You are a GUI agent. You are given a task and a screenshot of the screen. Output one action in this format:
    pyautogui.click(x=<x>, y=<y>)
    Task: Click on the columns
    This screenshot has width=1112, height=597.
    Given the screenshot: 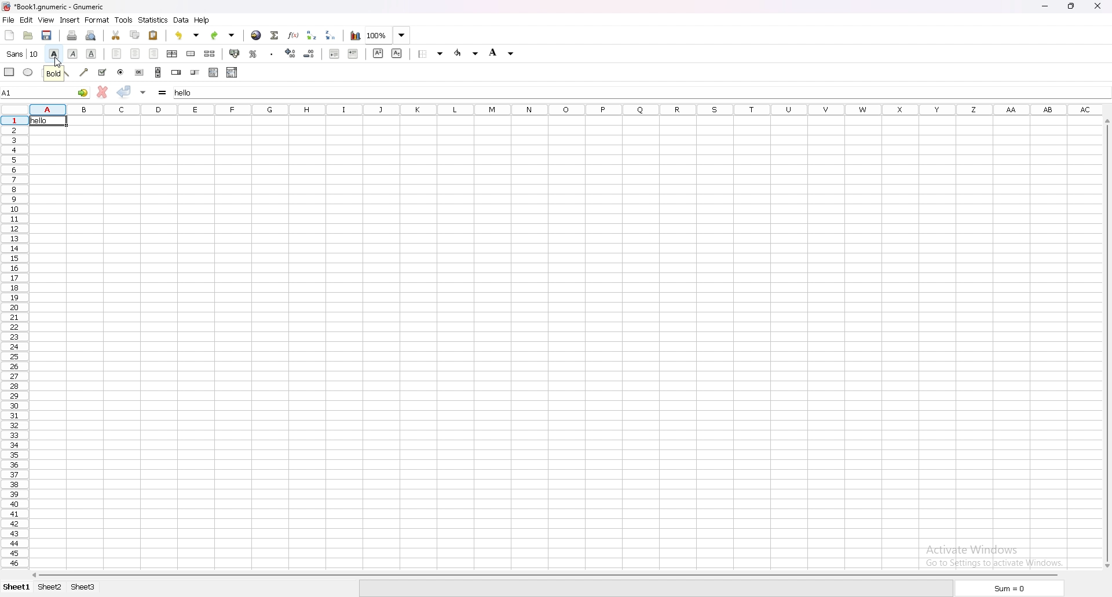 What is the action you would take?
    pyautogui.click(x=568, y=108)
    